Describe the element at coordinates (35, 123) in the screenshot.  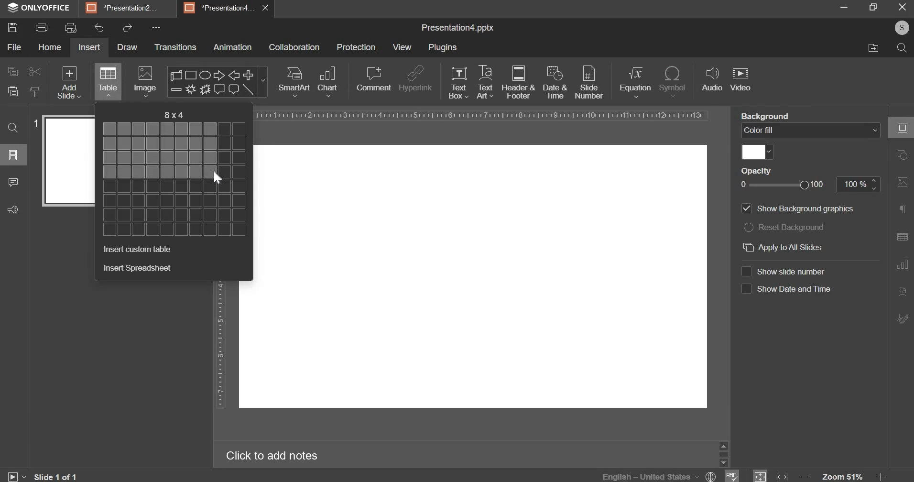
I see `1` at that location.